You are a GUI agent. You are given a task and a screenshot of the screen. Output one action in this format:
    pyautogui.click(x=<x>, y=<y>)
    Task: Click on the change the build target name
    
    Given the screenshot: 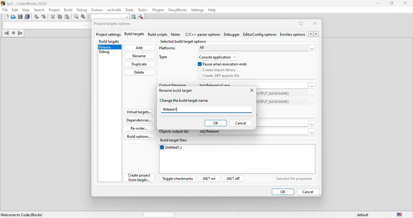 What is the action you would take?
    pyautogui.click(x=186, y=101)
    